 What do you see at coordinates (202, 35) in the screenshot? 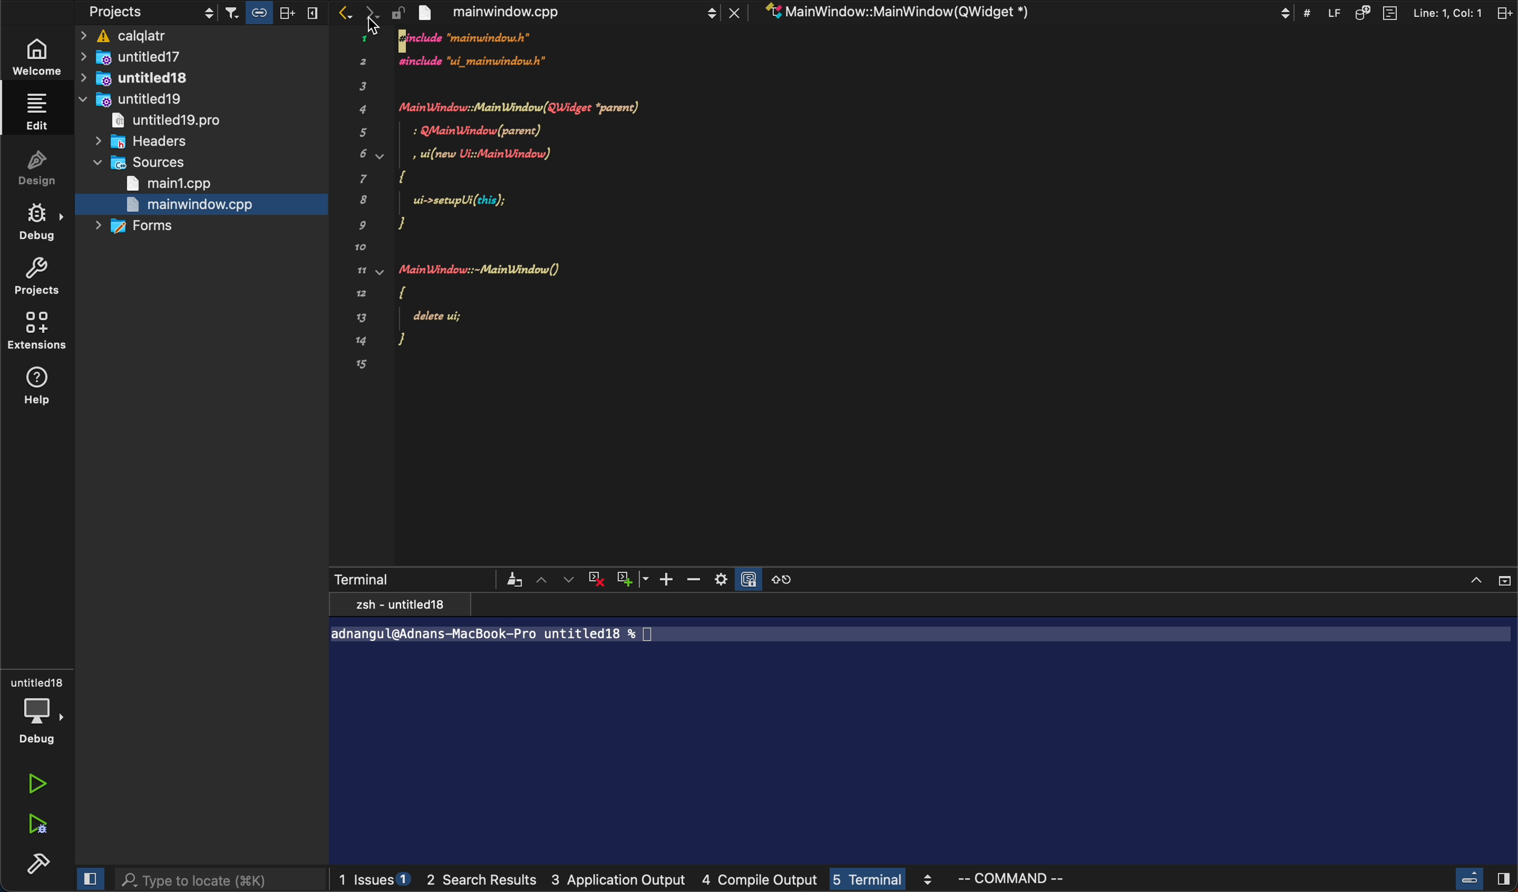
I see `calqaltr` at bounding box center [202, 35].